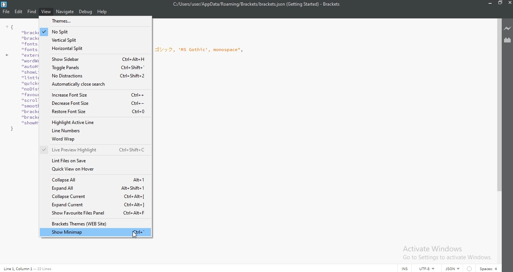 The width and height of the screenshot is (513, 272). I want to click on Toggle panels, so click(93, 67).